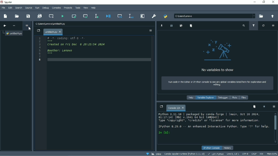 Image resolution: width=278 pixels, height=156 pixels. Describe the element at coordinates (131, 16) in the screenshot. I see `Debug selection or current line` at that location.